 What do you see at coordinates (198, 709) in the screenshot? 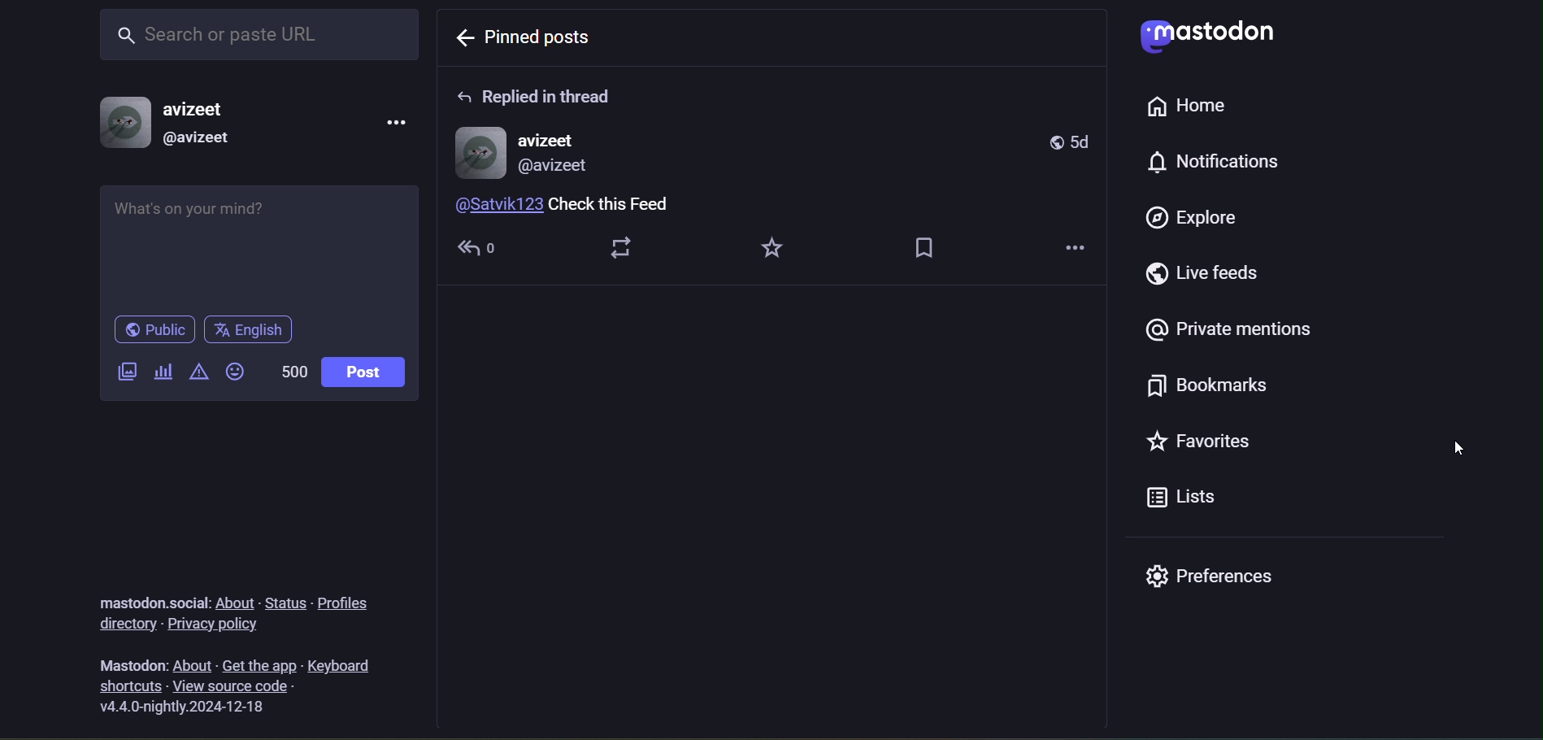
I see `version` at bounding box center [198, 709].